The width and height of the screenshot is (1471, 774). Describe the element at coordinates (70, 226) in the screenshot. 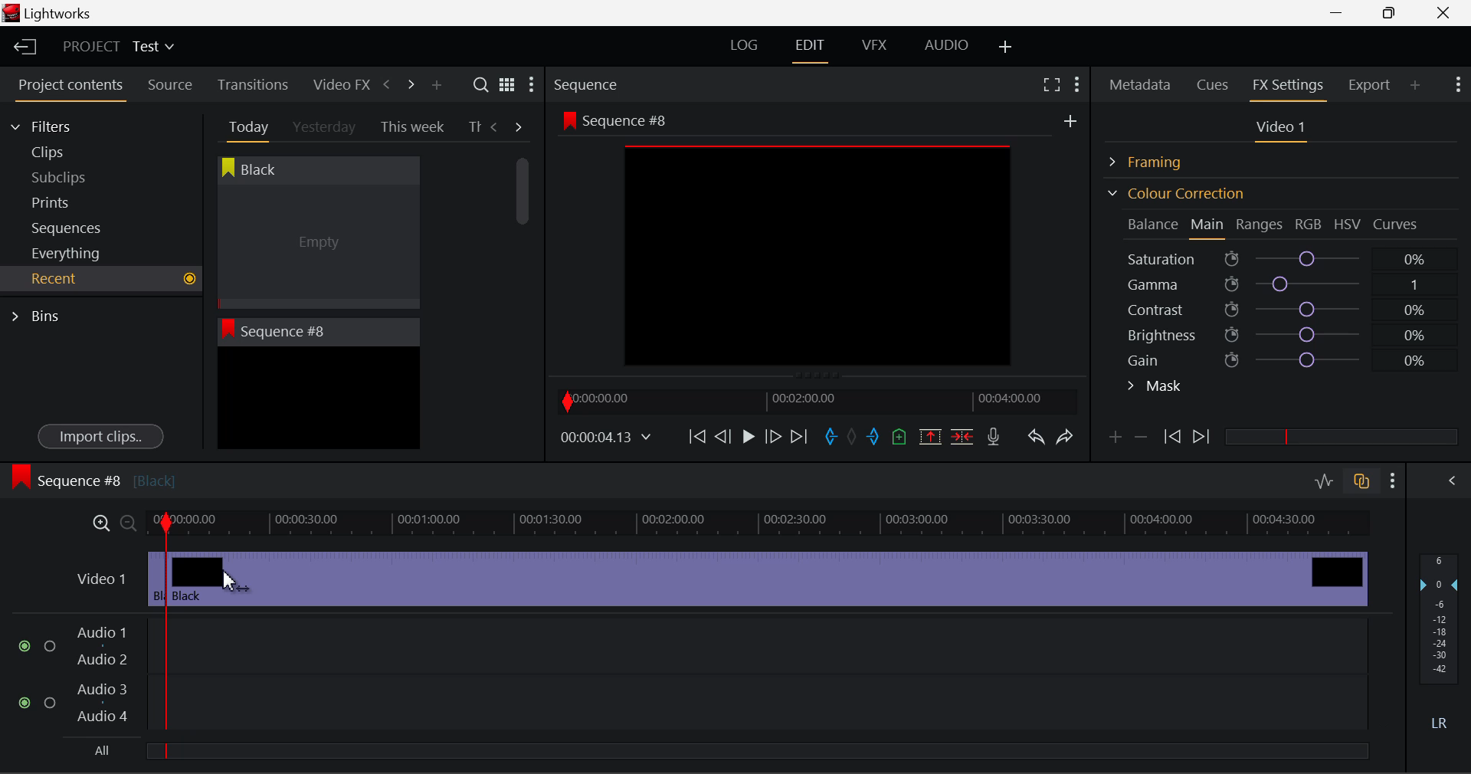

I see `Sequences` at that location.